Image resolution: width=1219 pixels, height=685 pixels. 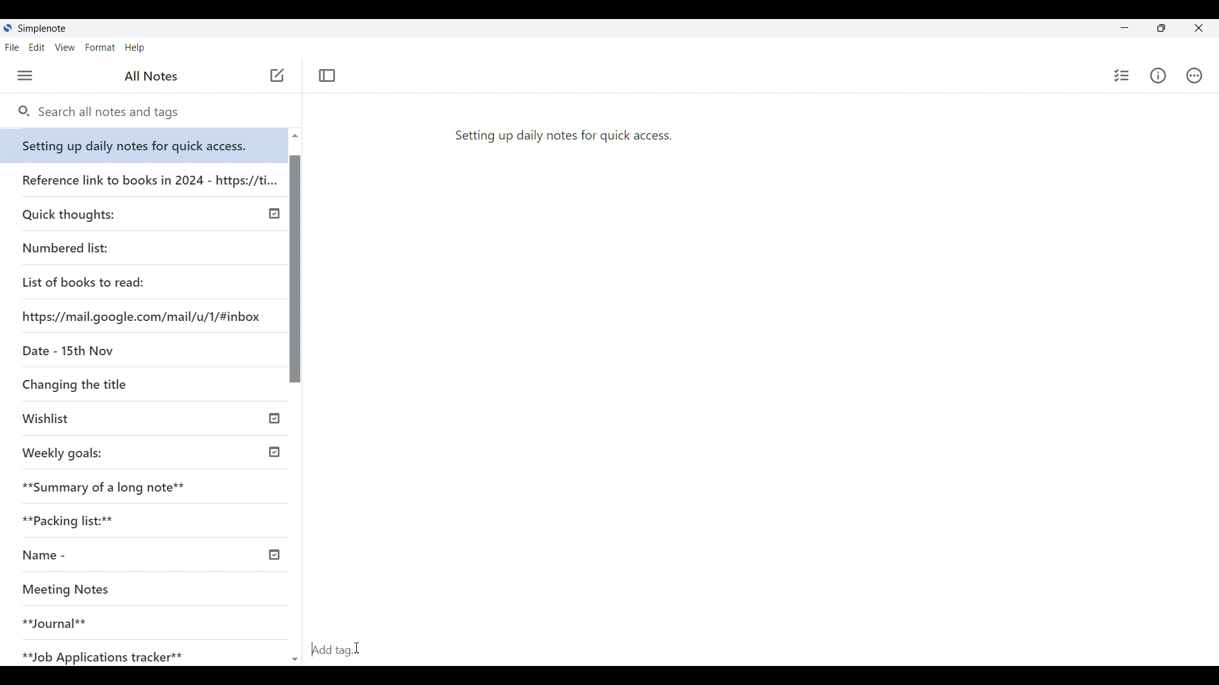 What do you see at coordinates (145, 142) in the screenshot?
I see `Setting up daily notes for quick access` at bounding box center [145, 142].